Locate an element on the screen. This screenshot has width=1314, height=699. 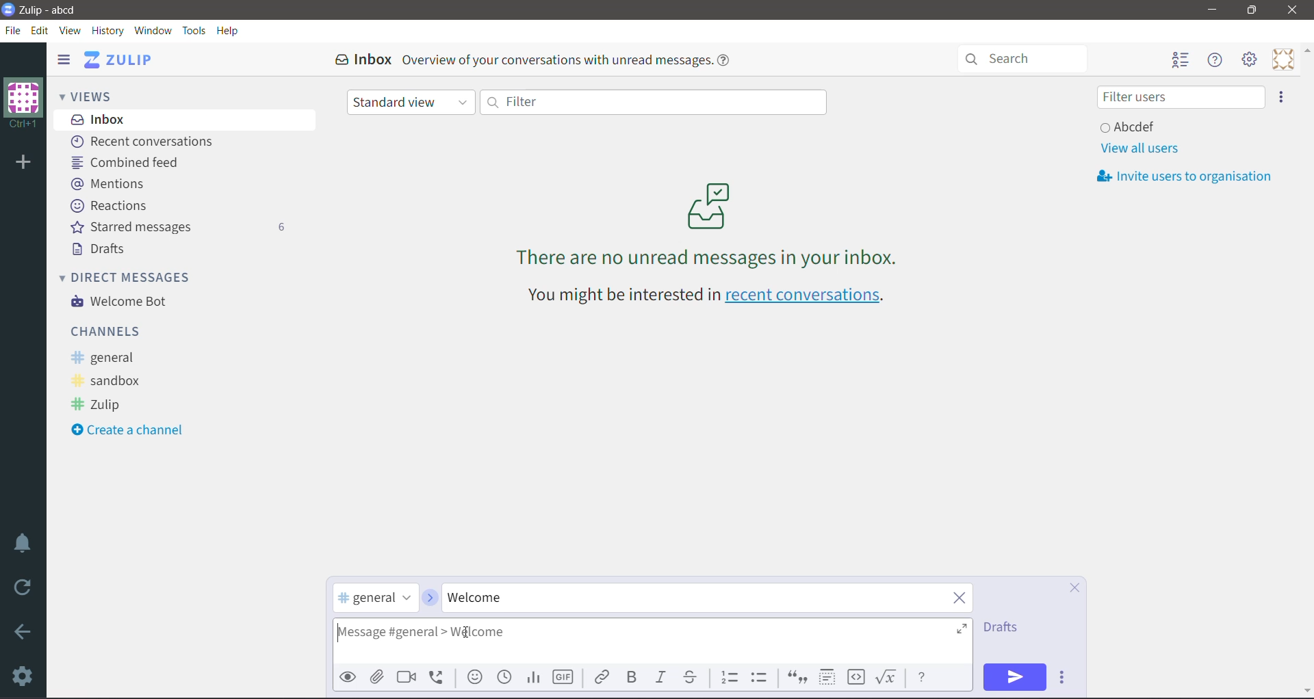
Invite usersto organization is located at coordinates (1189, 176).